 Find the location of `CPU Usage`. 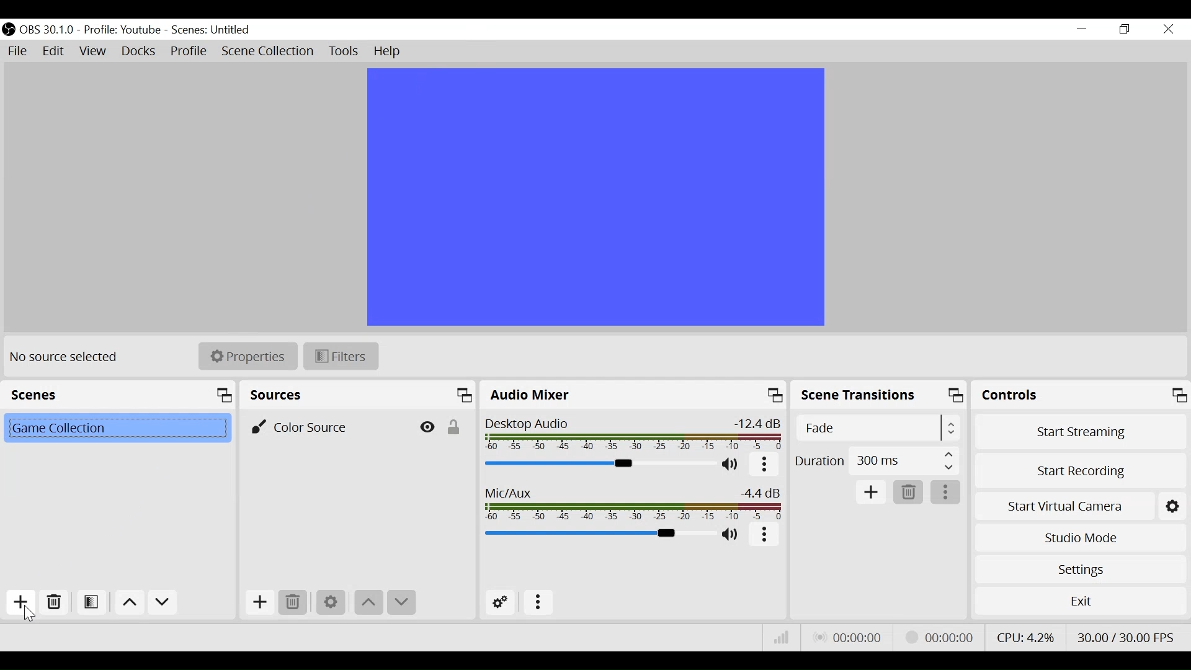

CPU Usage is located at coordinates (1025, 635).